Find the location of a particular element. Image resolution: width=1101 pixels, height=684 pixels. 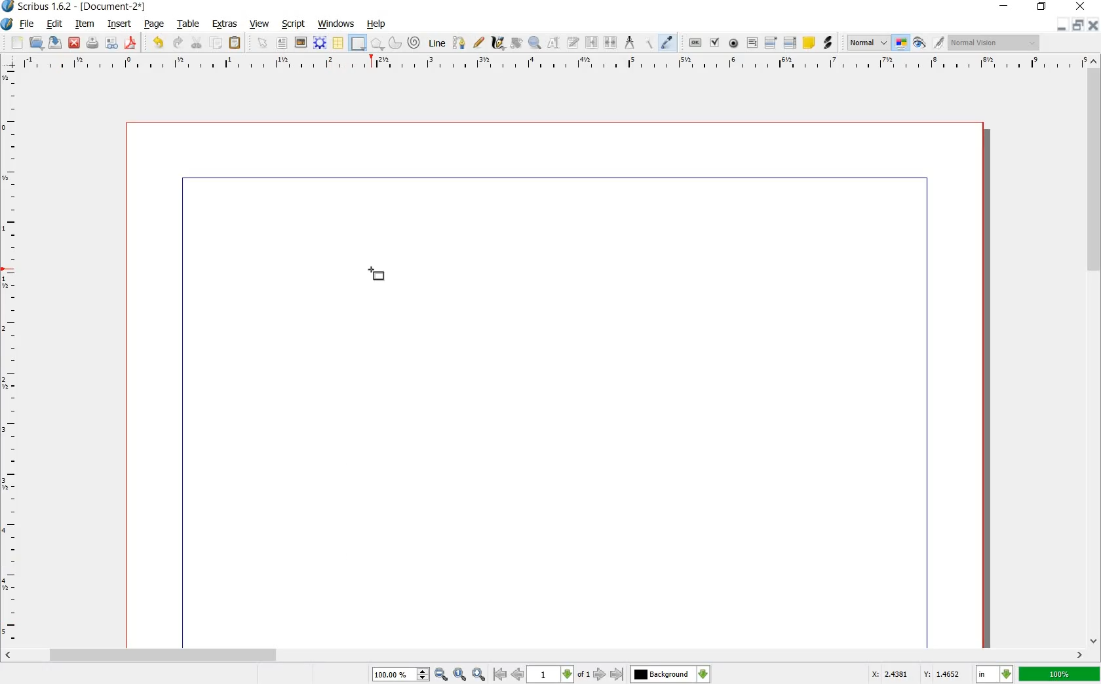

TEXT FRAME is located at coordinates (282, 43).